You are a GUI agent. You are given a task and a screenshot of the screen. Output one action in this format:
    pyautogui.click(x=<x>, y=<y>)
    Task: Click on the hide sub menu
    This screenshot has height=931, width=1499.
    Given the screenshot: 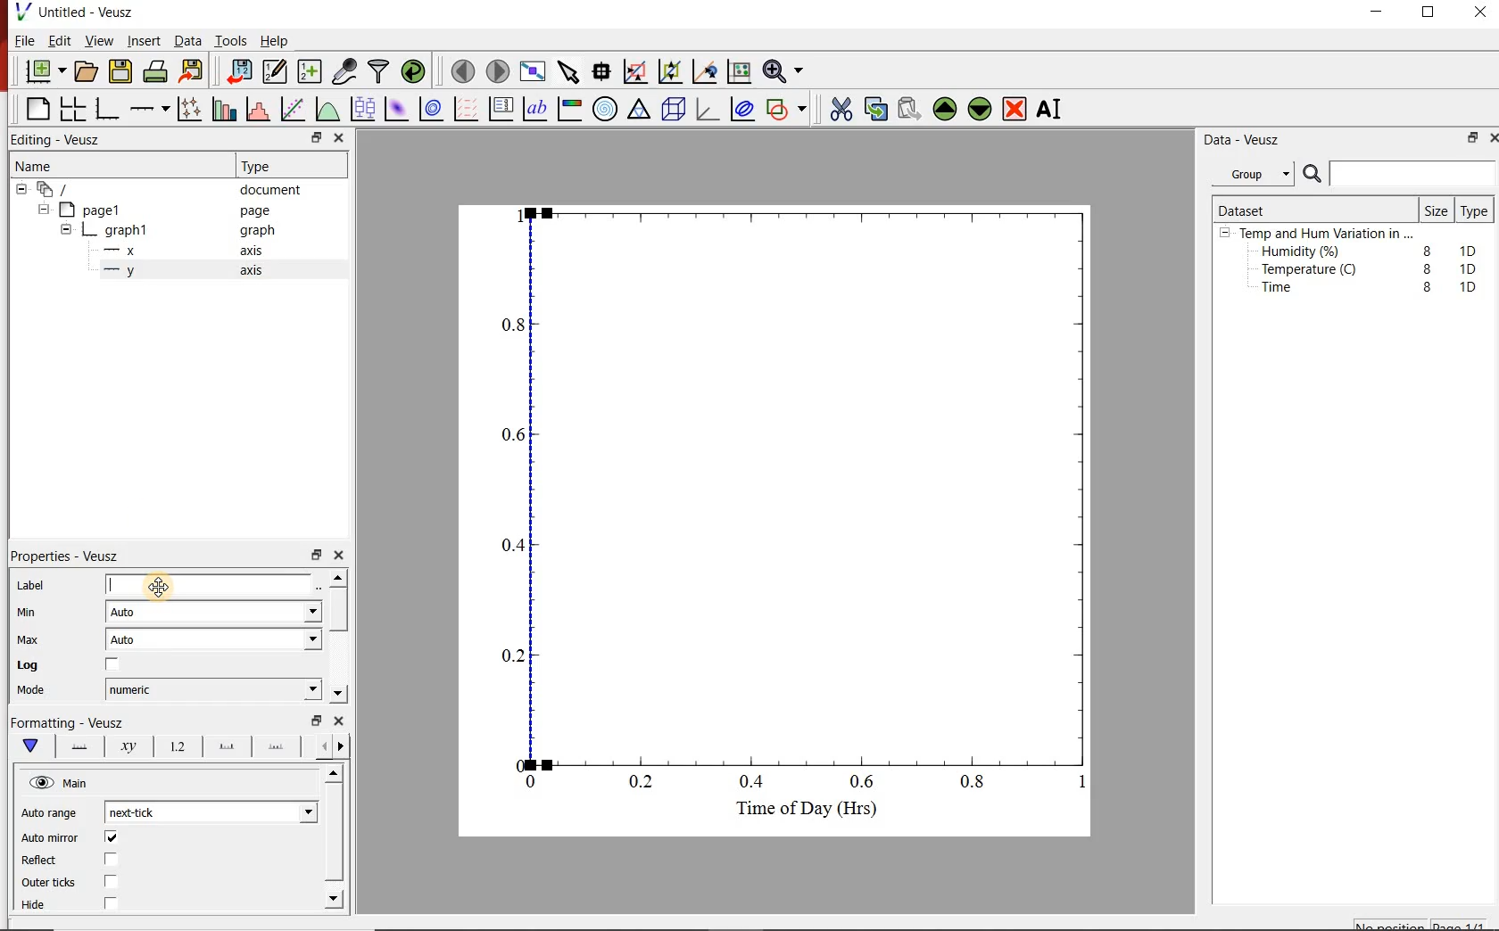 What is the action you would take?
    pyautogui.click(x=66, y=228)
    